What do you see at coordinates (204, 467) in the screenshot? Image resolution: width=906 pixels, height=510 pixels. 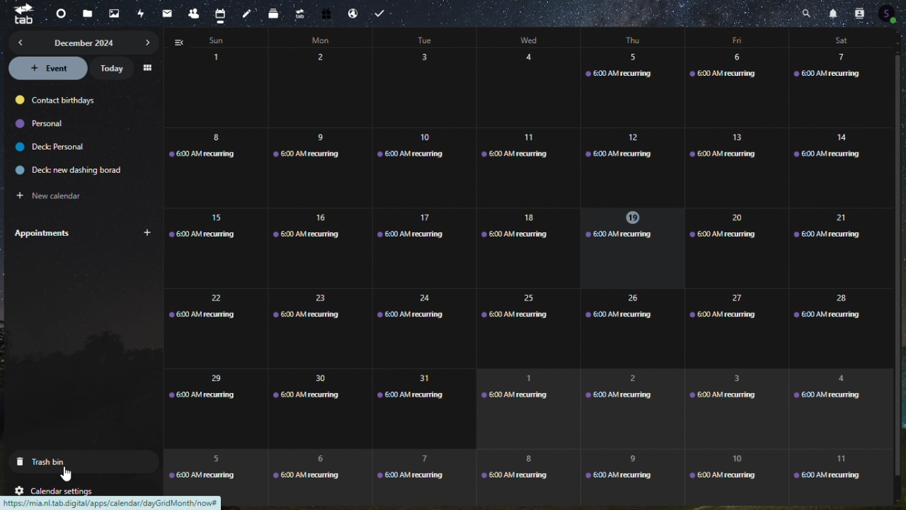 I see `5` at bounding box center [204, 467].